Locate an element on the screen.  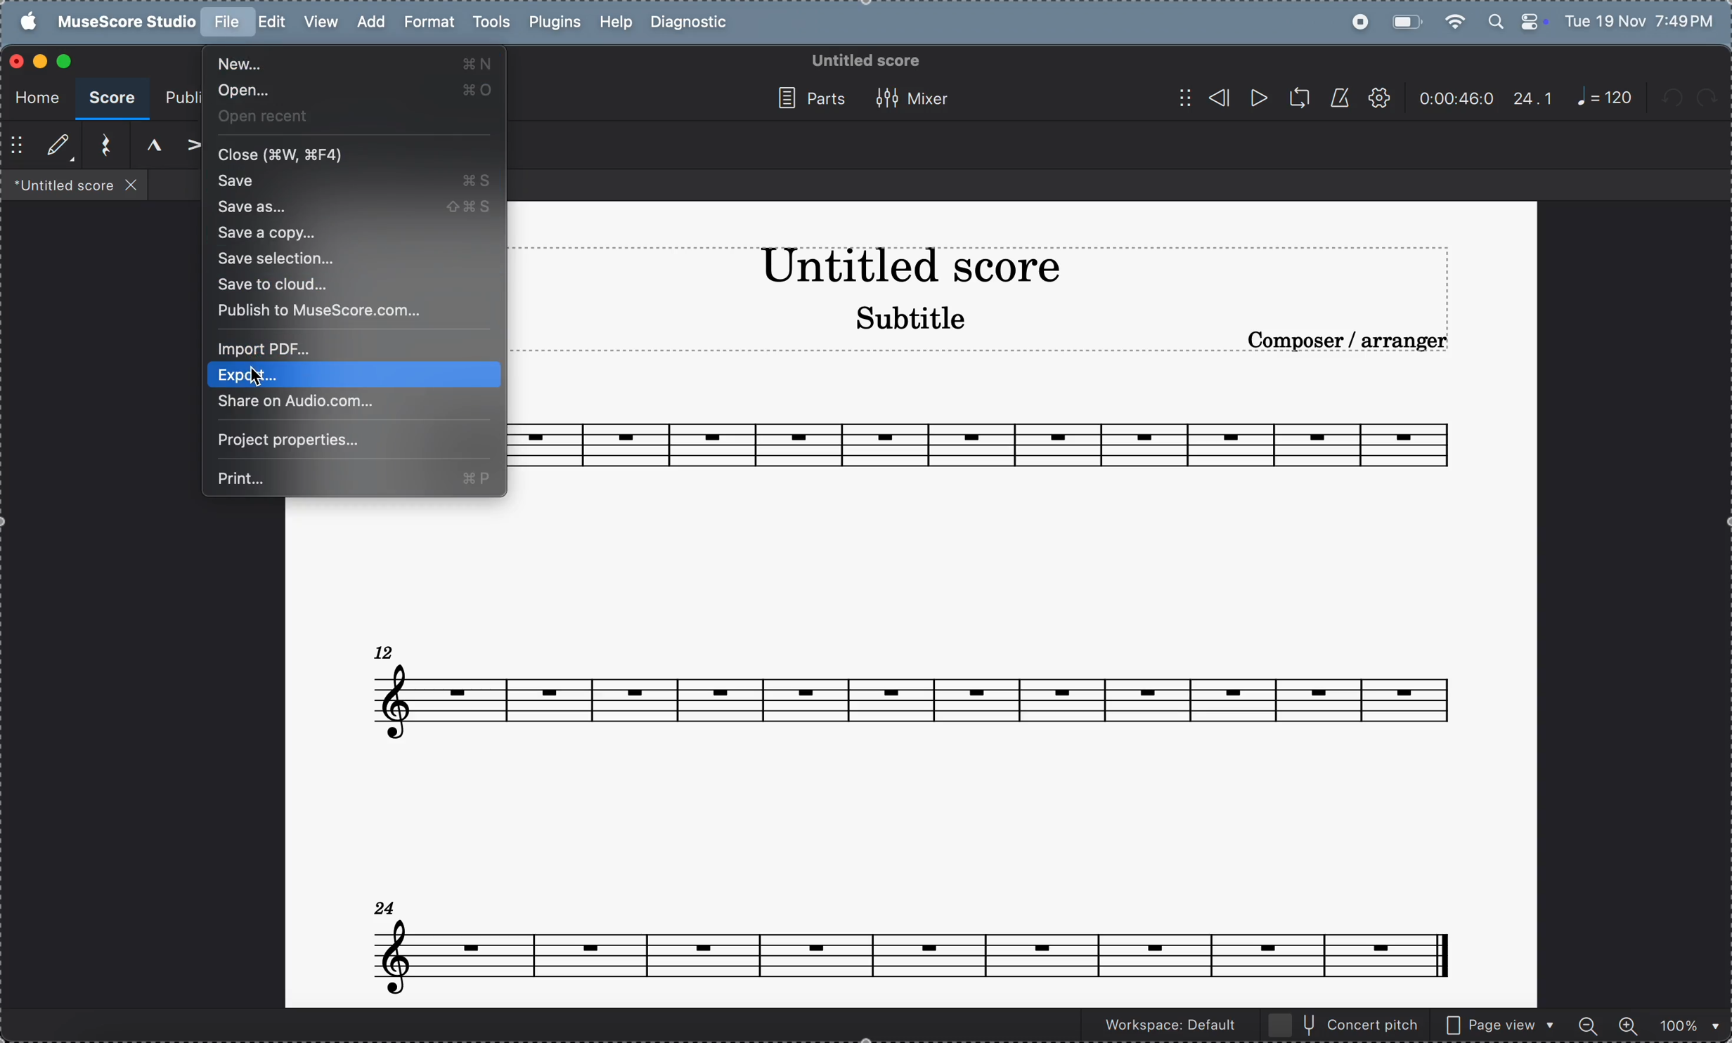
marcato is located at coordinates (148, 145).